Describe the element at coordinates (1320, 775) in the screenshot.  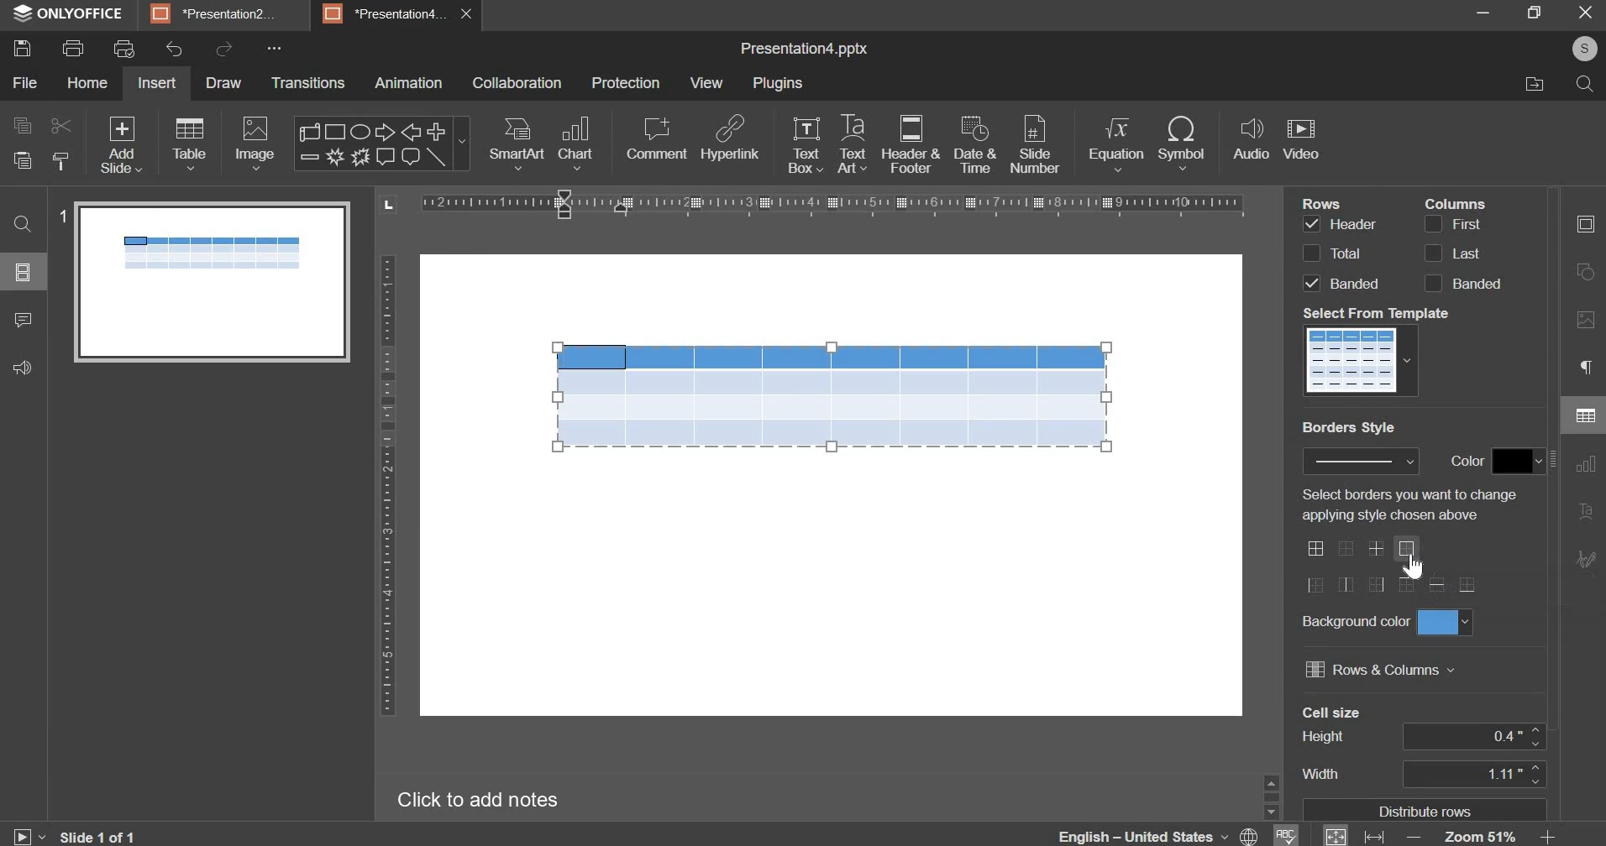
I see `width` at that location.